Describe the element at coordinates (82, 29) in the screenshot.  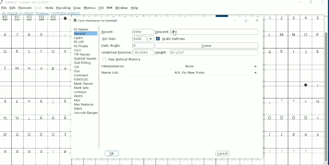
I see `PS Names` at that location.